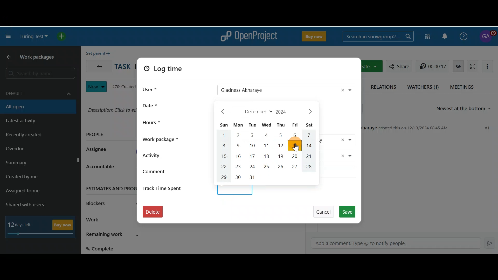 This screenshot has height=280, width=498. What do you see at coordinates (29, 121) in the screenshot?
I see `Latest activity` at bounding box center [29, 121].